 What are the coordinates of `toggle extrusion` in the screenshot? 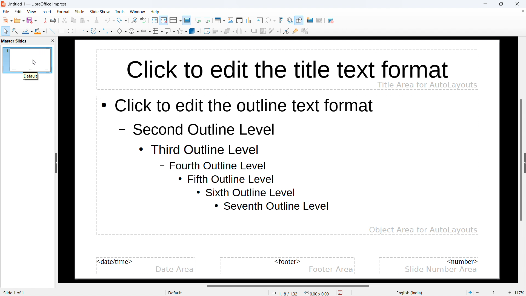 It's located at (305, 31).